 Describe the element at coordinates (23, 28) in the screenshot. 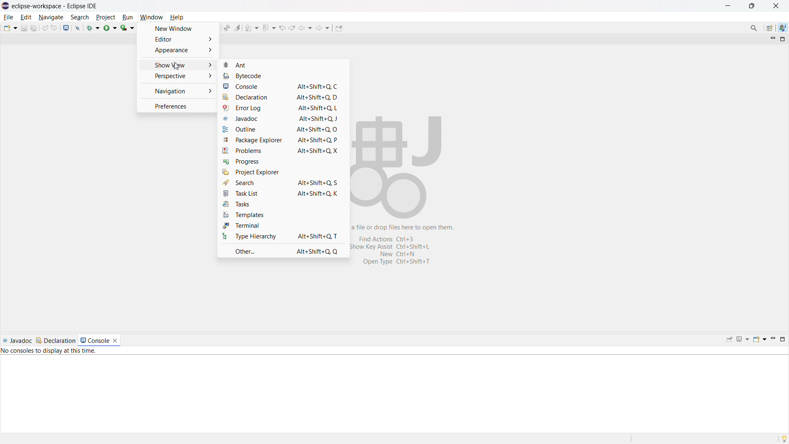

I see `save` at that location.